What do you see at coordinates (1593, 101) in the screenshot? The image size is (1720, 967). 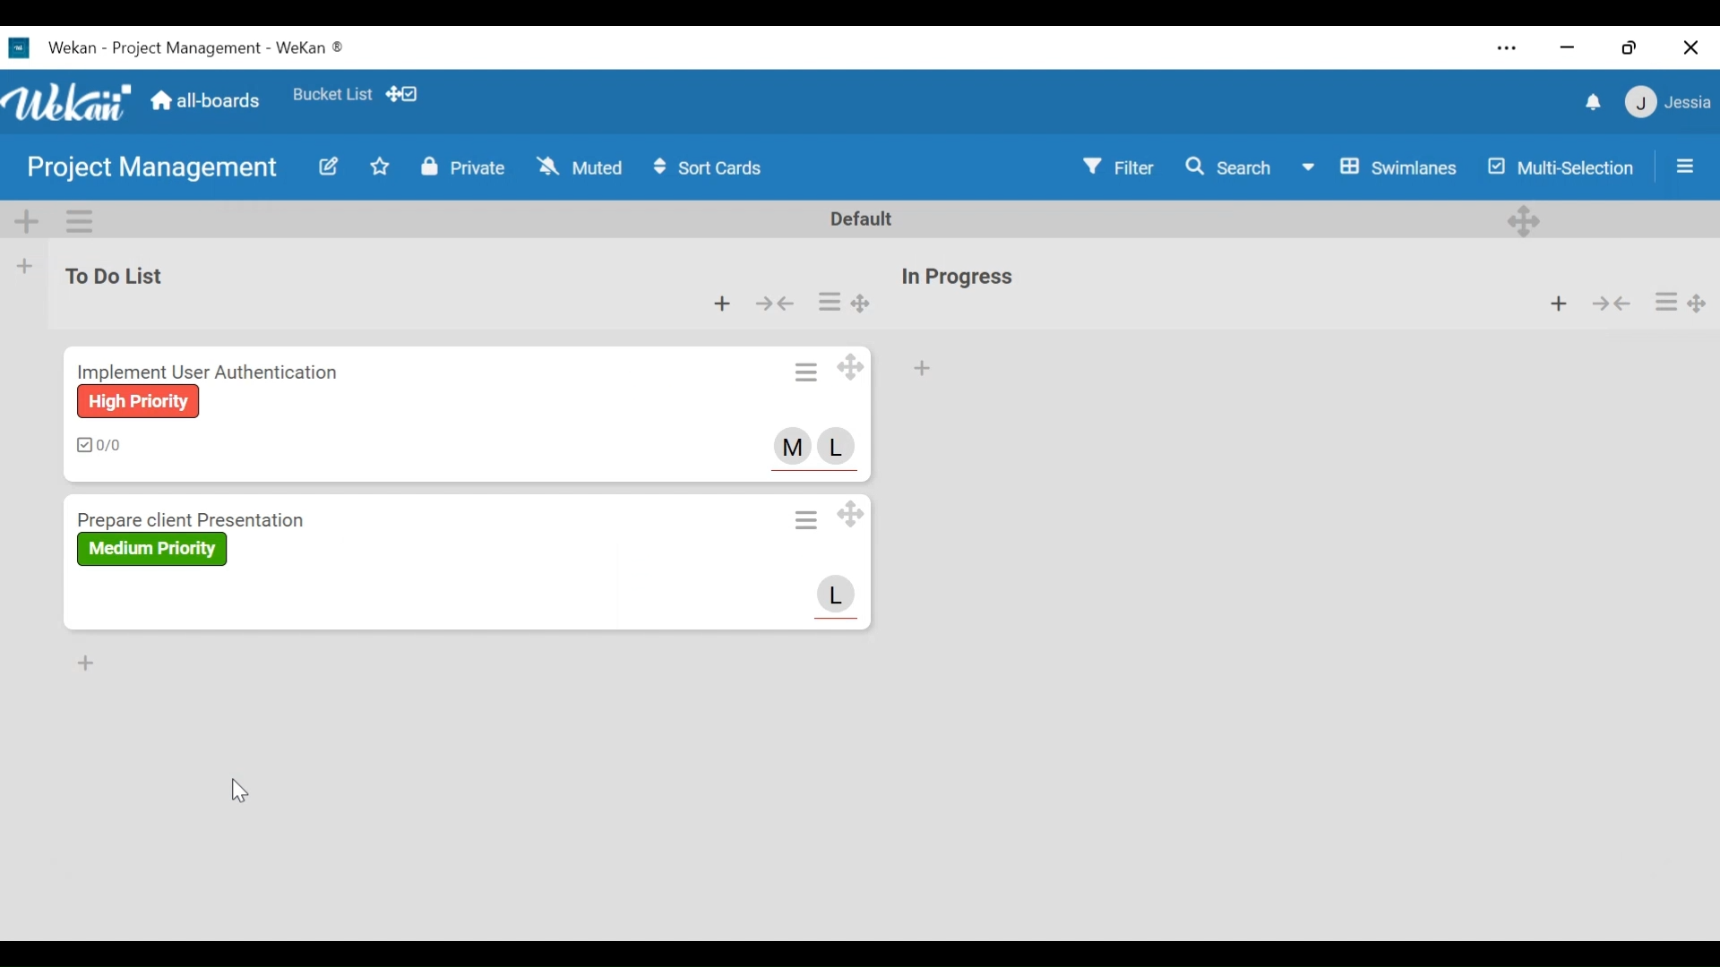 I see `notifications` at bounding box center [1593, 101].